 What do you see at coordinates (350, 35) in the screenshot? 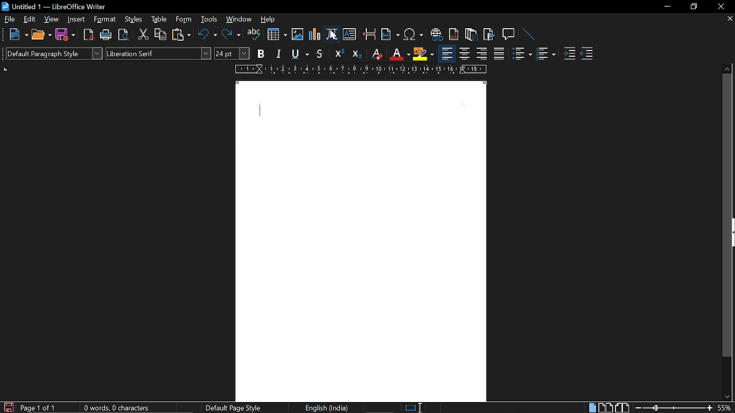
I see `insert text` at bounding box center [350, 35].